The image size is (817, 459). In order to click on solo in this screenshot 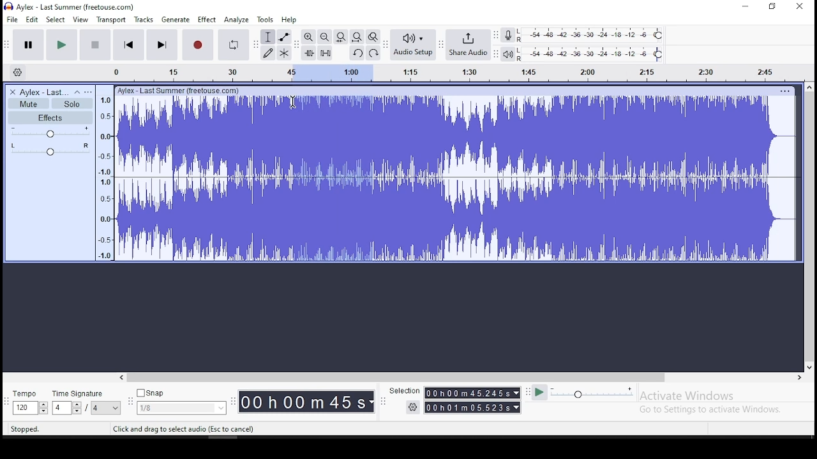, I will do `click(71, 104)`.